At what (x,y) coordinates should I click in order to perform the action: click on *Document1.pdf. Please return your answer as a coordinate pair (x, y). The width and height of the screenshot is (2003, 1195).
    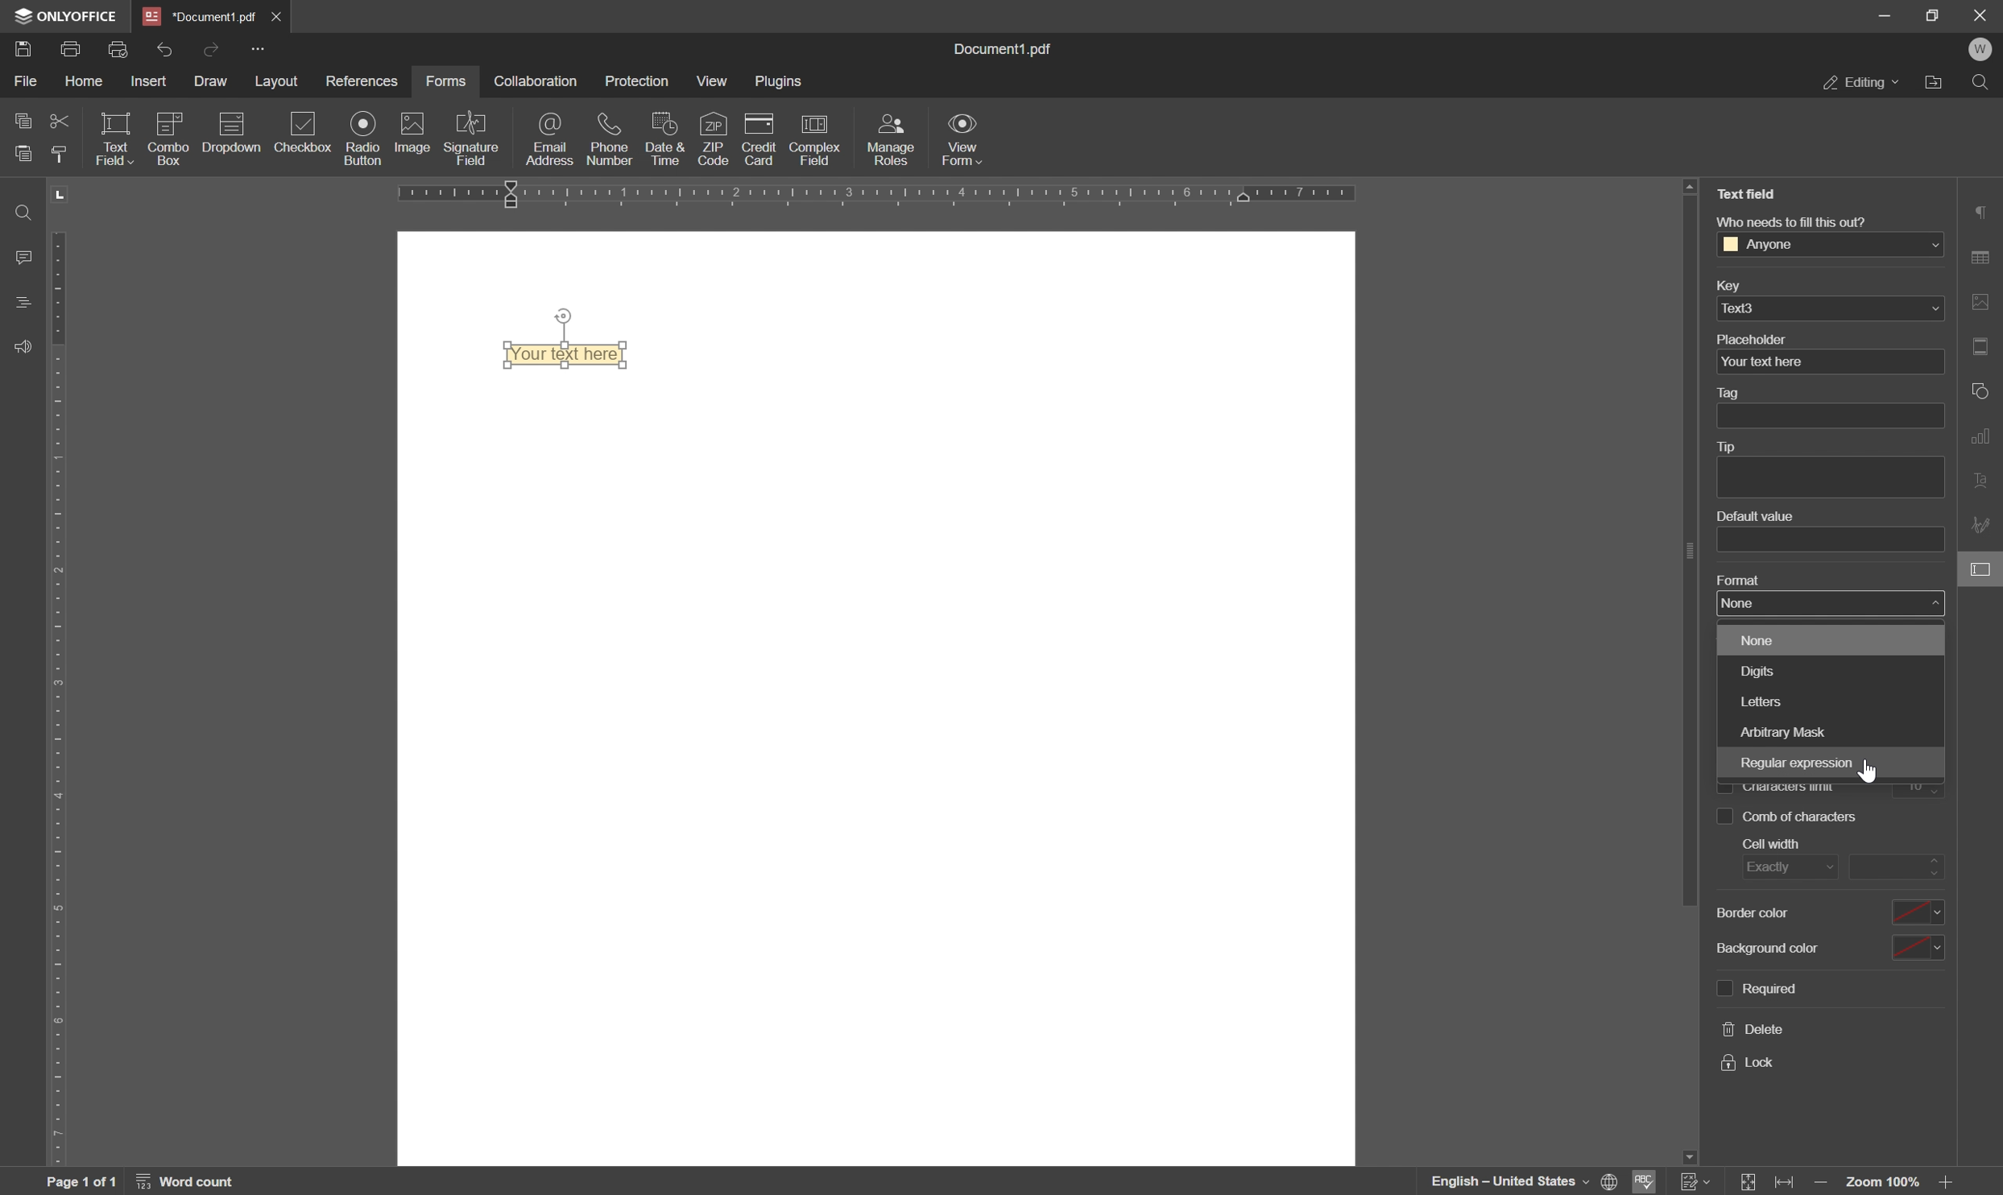
    Looking at the image, I should click on (201, 15).